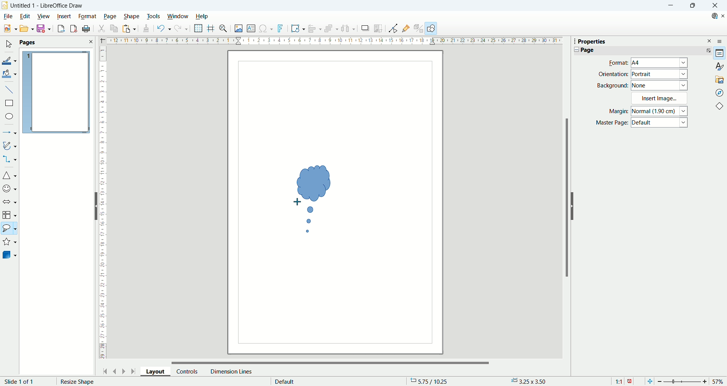 The width and height of the screenshot is (727, 386). Describe the element at coordinates (334, 42) in the screenshot. I see `Hotizontal ruler` at that location.